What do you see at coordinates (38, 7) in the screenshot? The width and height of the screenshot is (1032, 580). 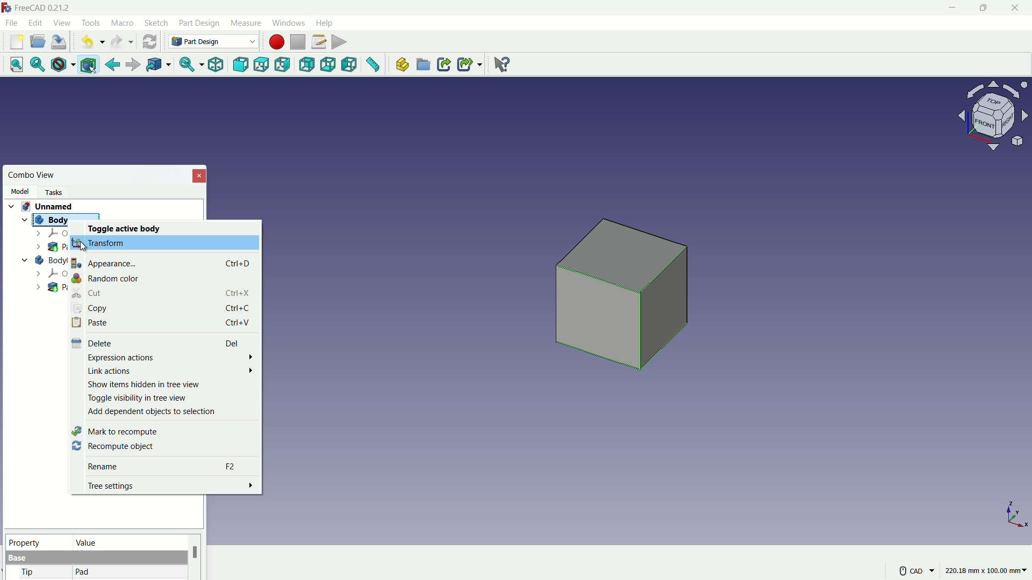 I see `FreeCAD 0.21.2` at bounding box center [38, 7].